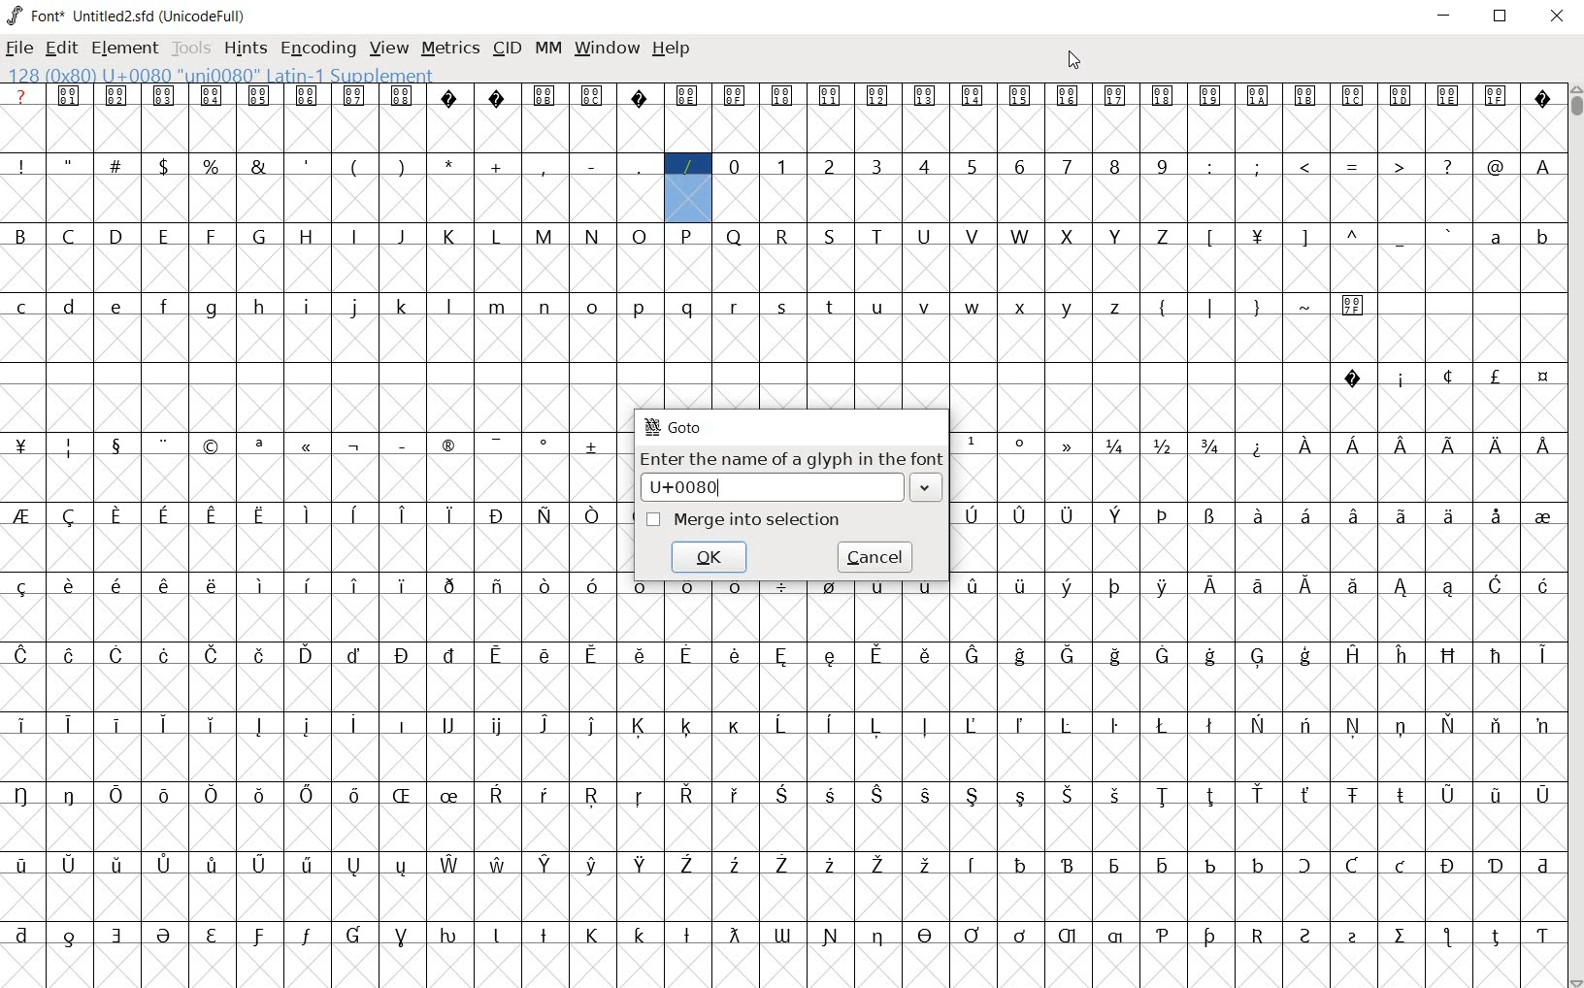 The height and width of the screenshot is (988, 1584). Describe the element at coordinates (450, 796) in the screenshot. I see `glyph` at that location.